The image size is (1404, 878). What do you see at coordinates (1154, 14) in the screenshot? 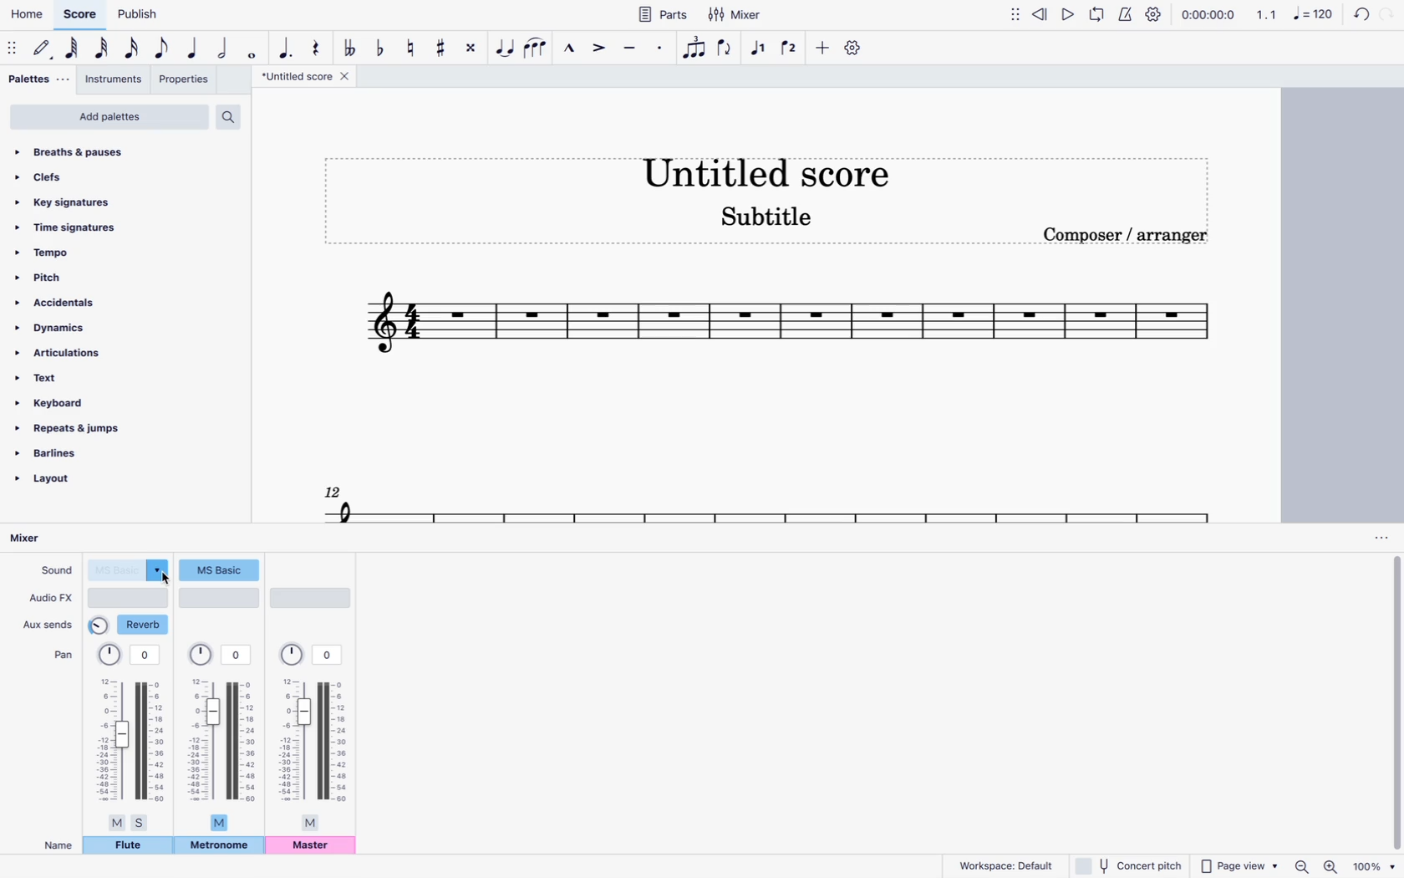
I see `settings` at bounding box center [1154, 14].